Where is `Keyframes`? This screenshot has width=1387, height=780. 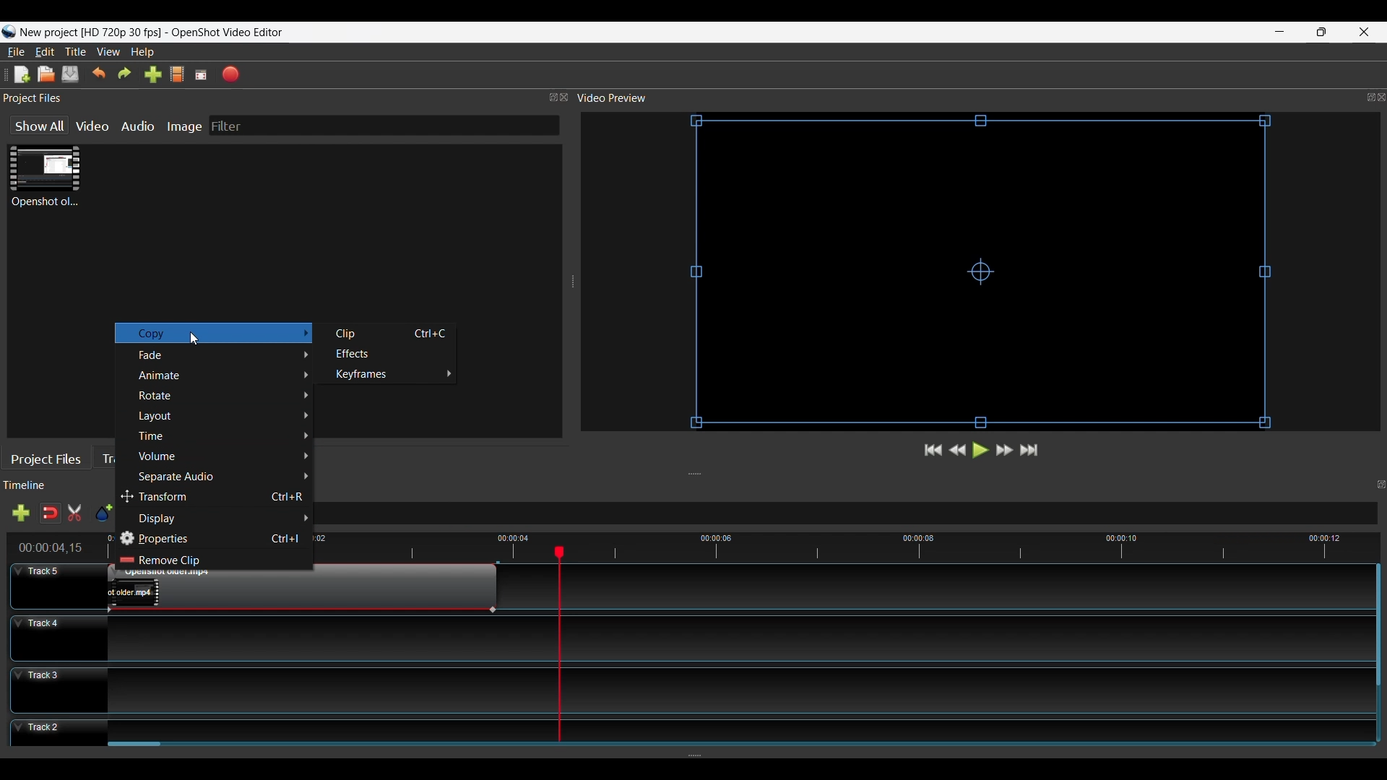
Keyframes is located at coordinates (387, 376).